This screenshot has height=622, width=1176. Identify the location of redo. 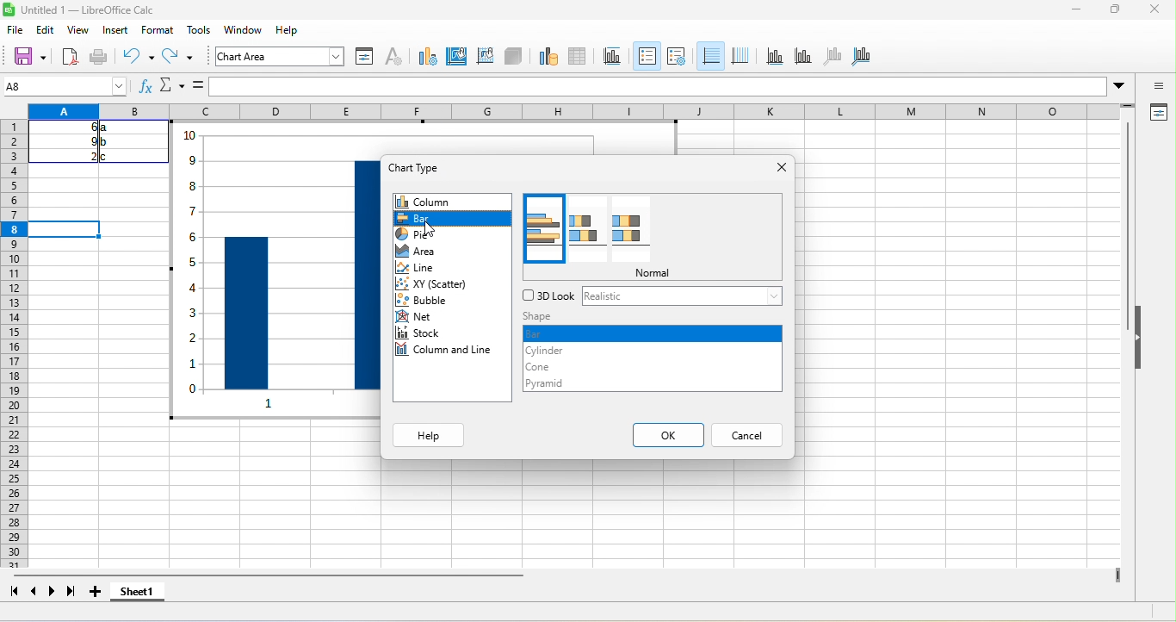
(179, 57).